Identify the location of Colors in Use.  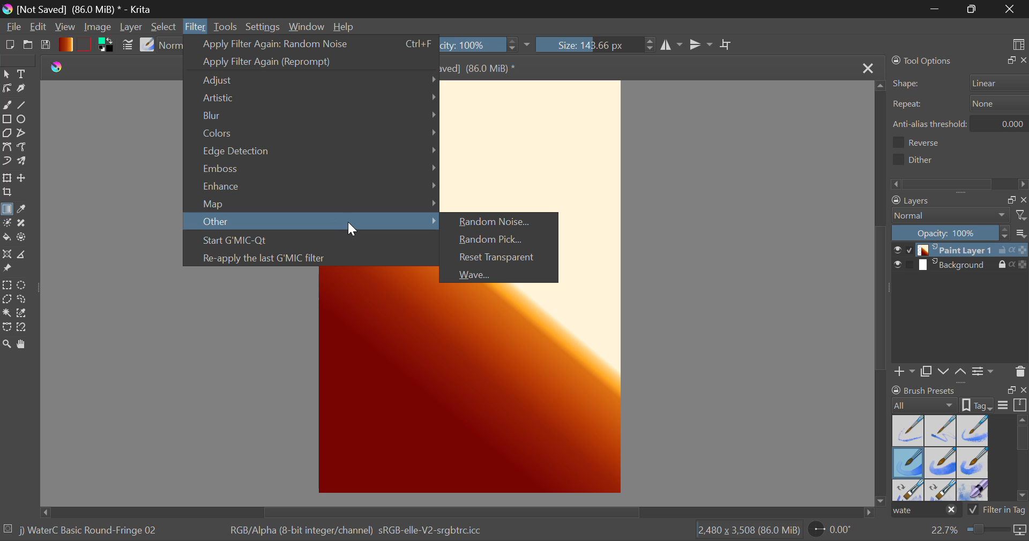
(108, 46).